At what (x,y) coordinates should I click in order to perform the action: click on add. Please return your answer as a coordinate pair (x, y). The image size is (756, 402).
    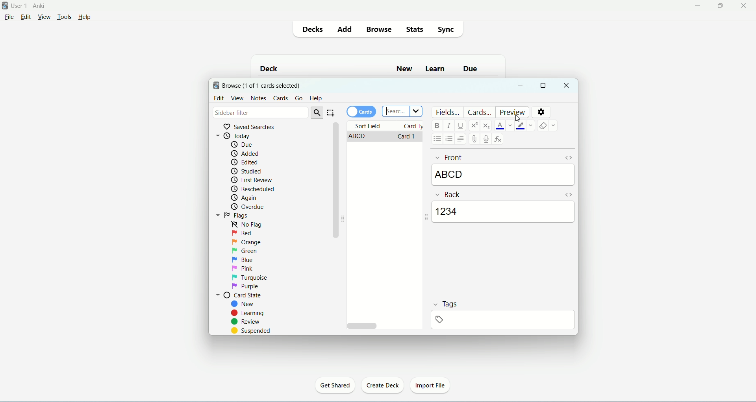
    Looking at the image, I should click on (346, 29).